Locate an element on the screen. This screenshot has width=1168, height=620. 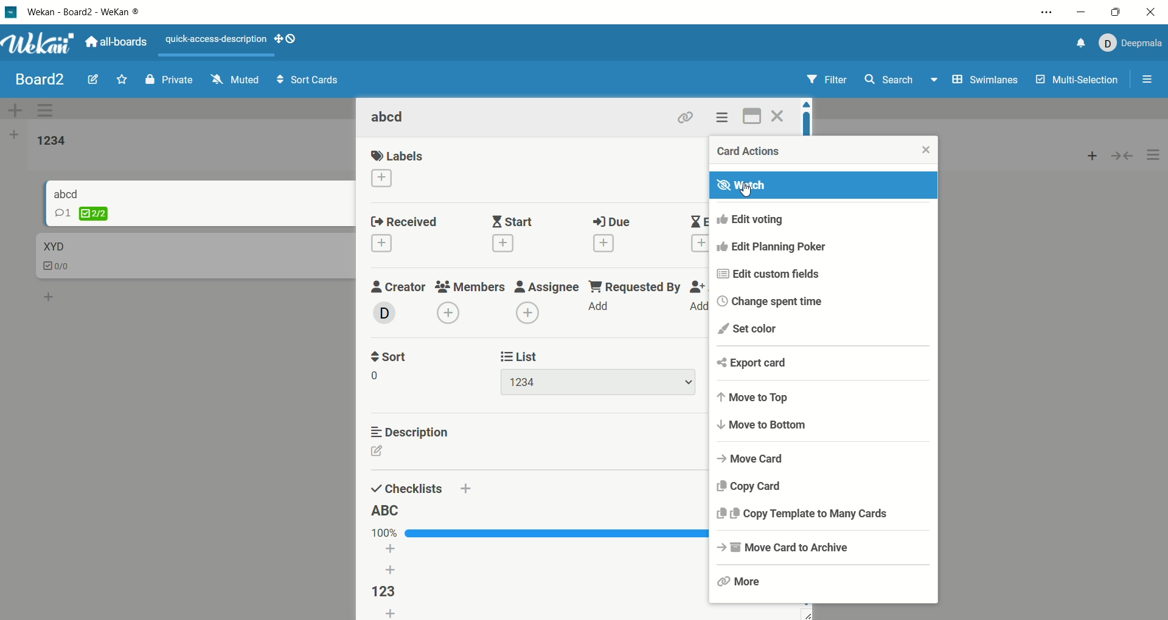
private is located at coordinates (164, 80).